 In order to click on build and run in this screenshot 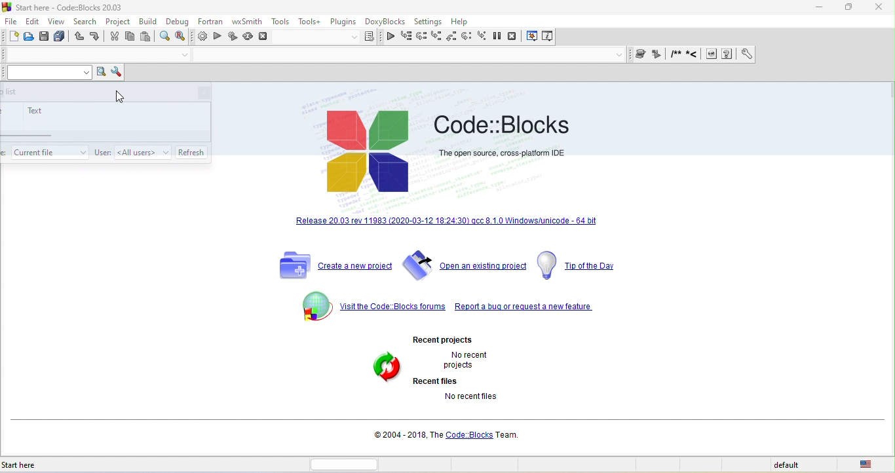, I will do `click(233, 38)`.